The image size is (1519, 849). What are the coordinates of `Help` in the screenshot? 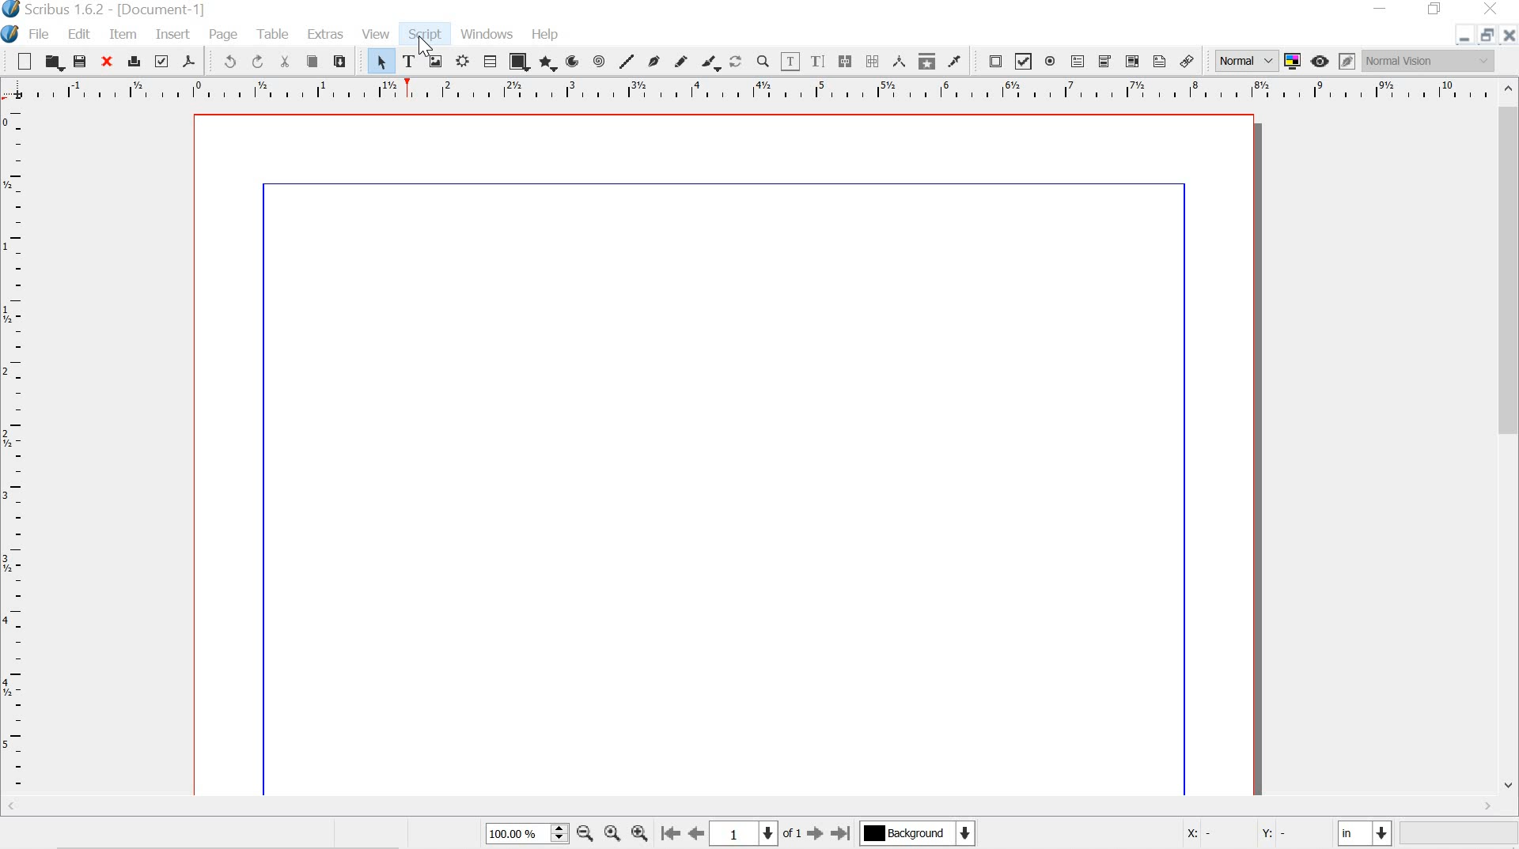 It's located at (547, 34).